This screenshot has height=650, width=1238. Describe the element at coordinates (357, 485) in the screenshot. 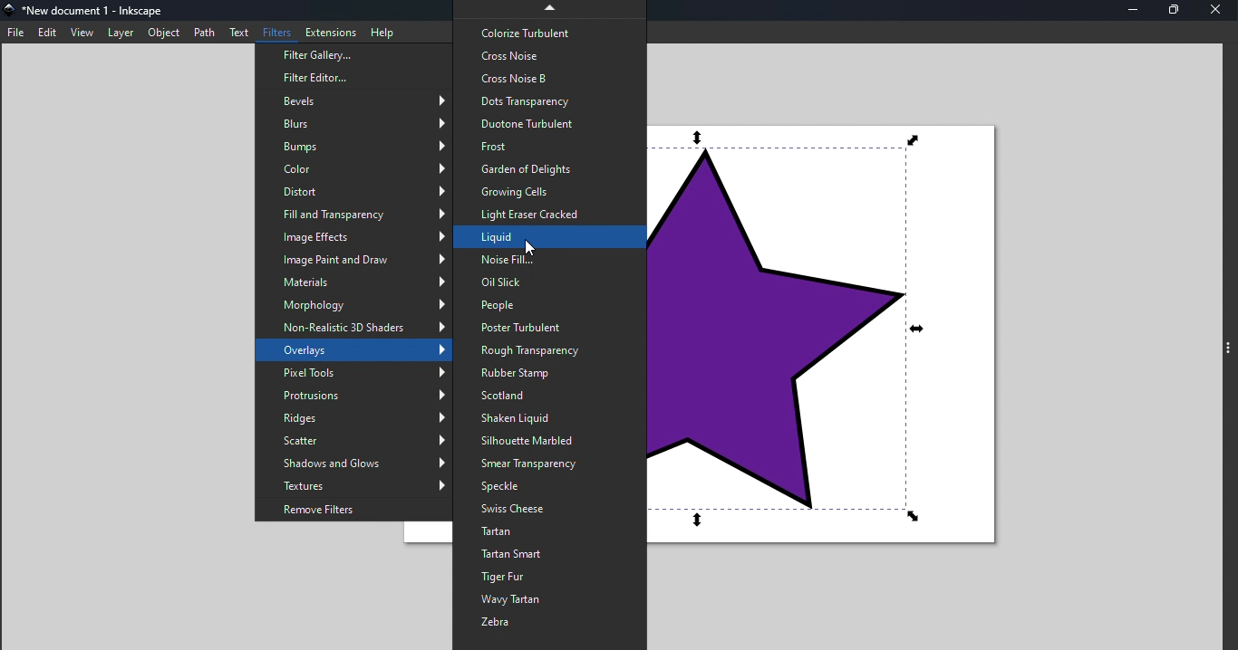

I see `Textures` at that location.